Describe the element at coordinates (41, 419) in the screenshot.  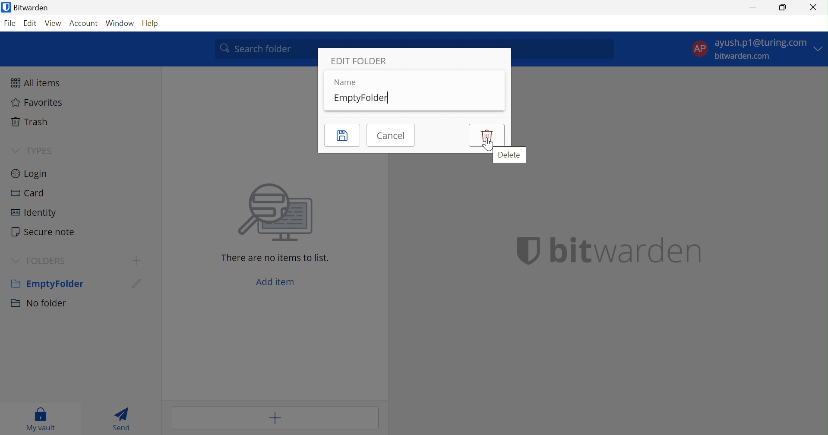
I see `My Vault` at that location.